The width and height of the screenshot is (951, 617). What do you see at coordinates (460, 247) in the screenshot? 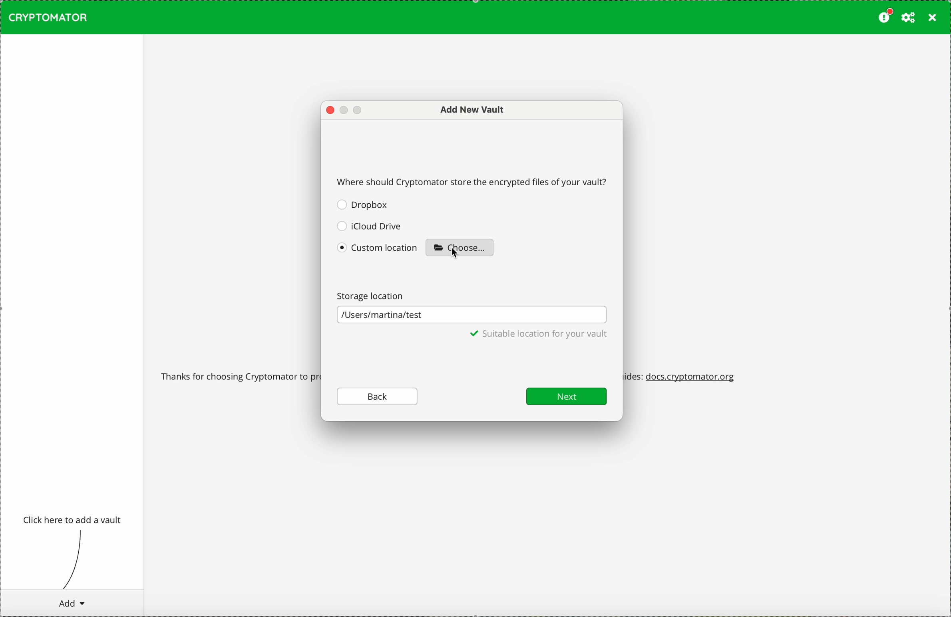
I see `choose folder` at bounding box center [460, 247].